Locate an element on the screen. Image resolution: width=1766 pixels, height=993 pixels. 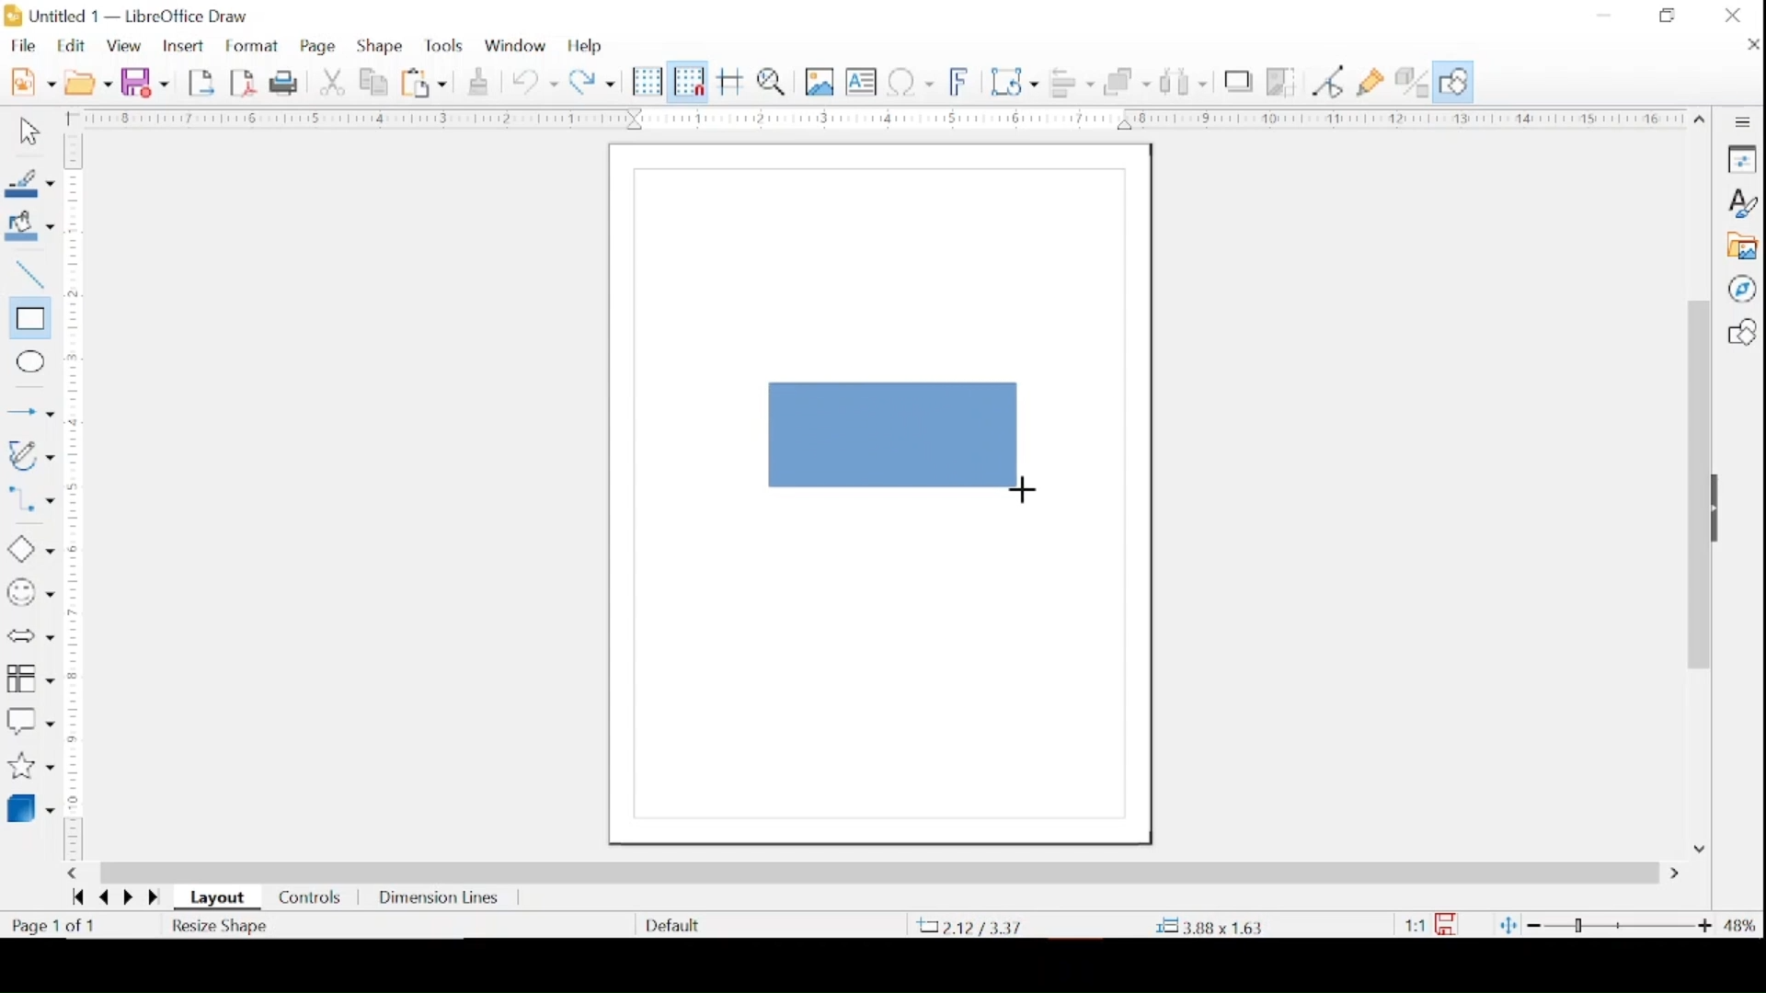
redo is located at coordinates (592, 80).